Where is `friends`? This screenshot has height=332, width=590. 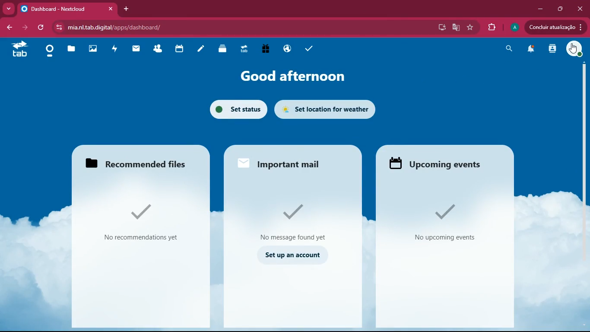
friends is located at coordinates (160, 50).